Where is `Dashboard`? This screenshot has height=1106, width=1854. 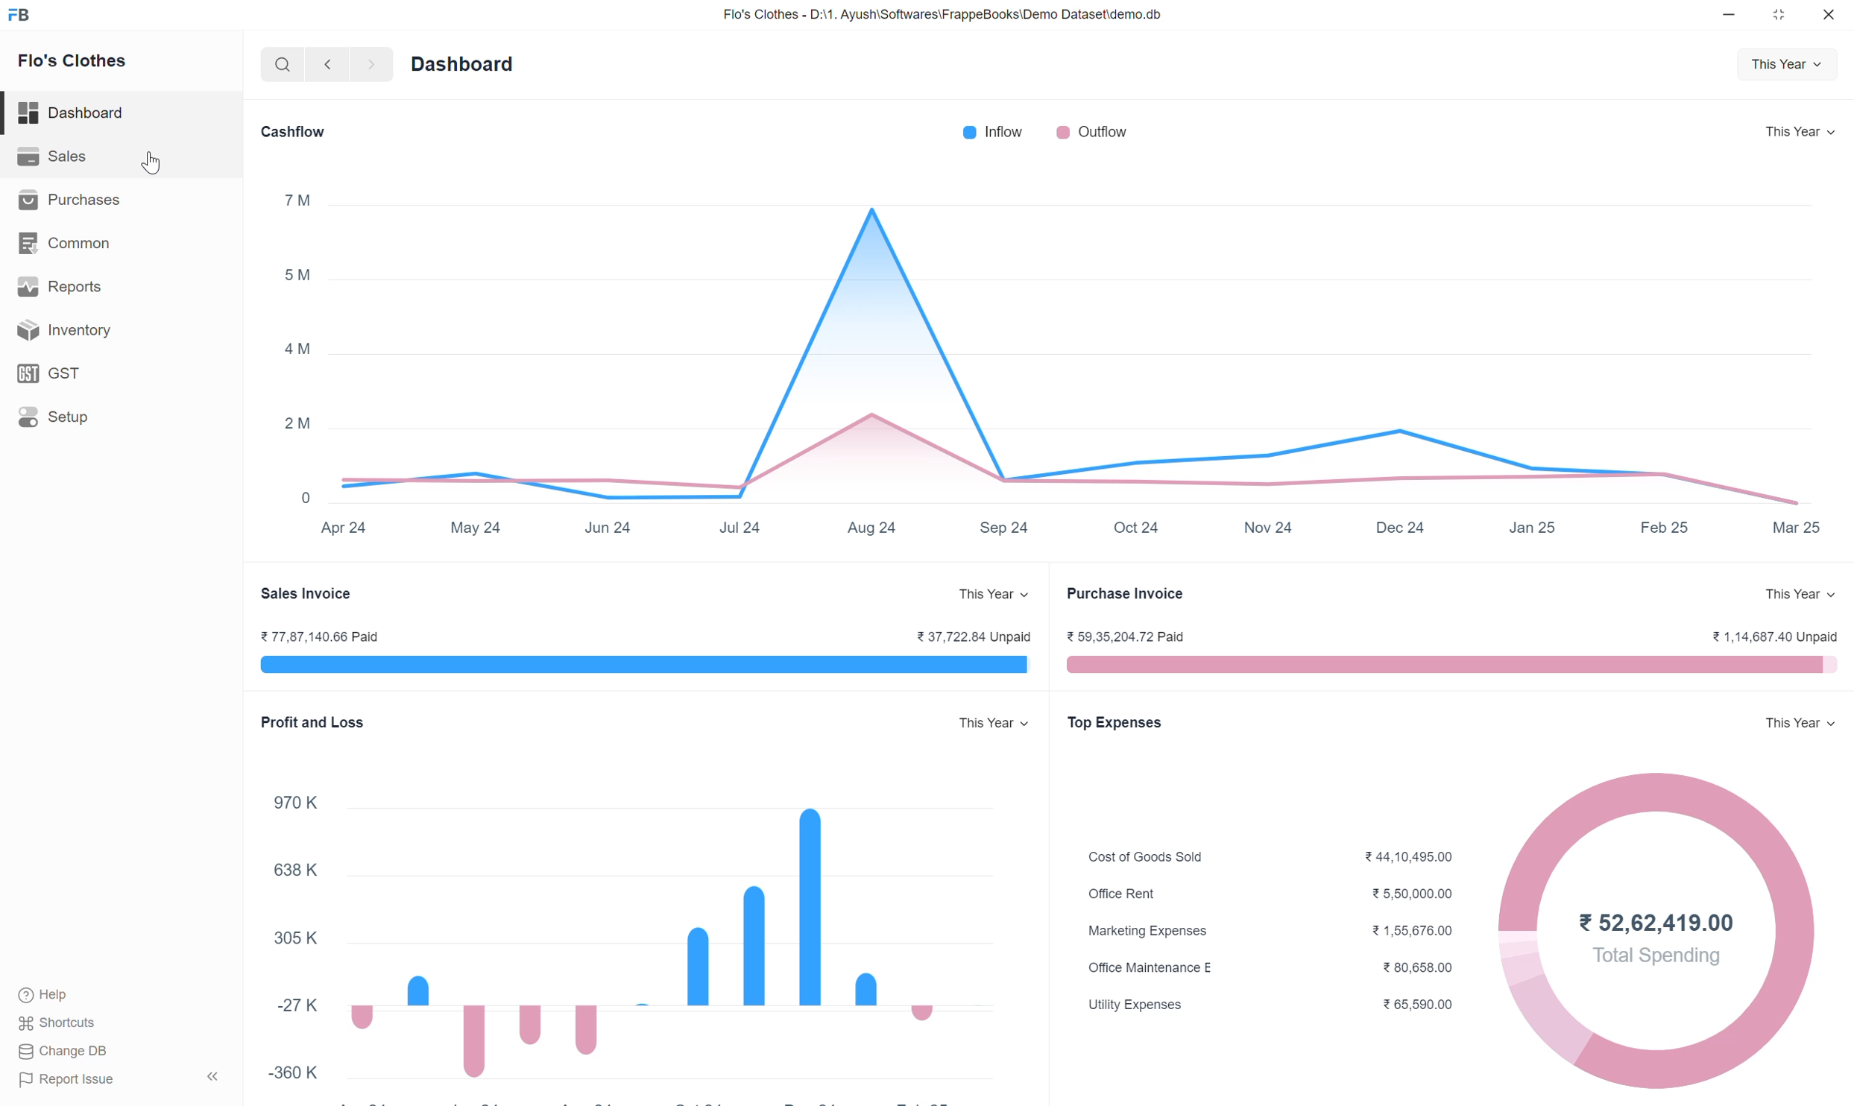 Dashboard is located at coordinates (463, 63).